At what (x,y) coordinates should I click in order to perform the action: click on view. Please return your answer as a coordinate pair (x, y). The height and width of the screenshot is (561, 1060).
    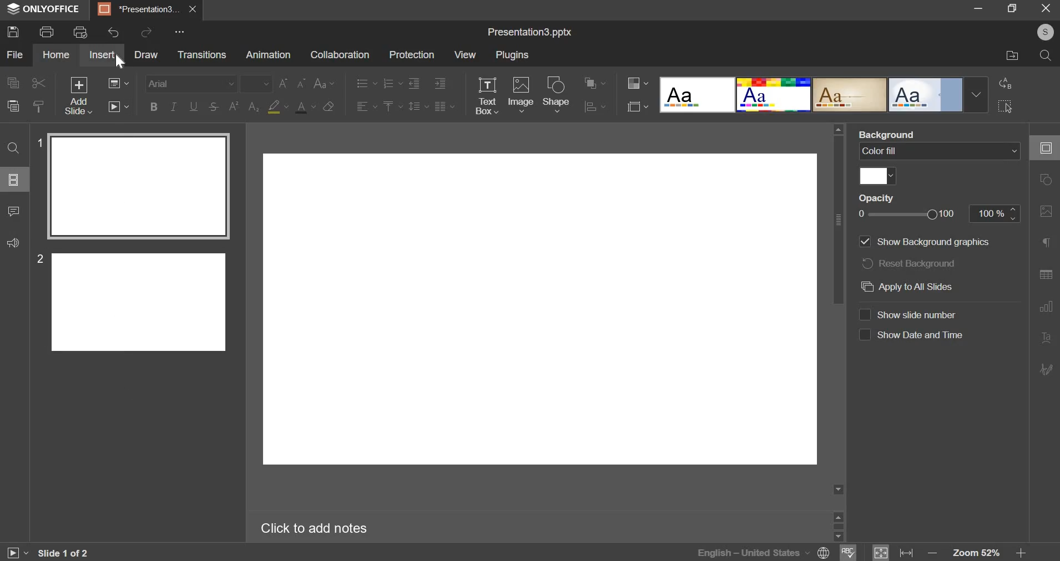
    Looking at the image, I should click on (465, 54).